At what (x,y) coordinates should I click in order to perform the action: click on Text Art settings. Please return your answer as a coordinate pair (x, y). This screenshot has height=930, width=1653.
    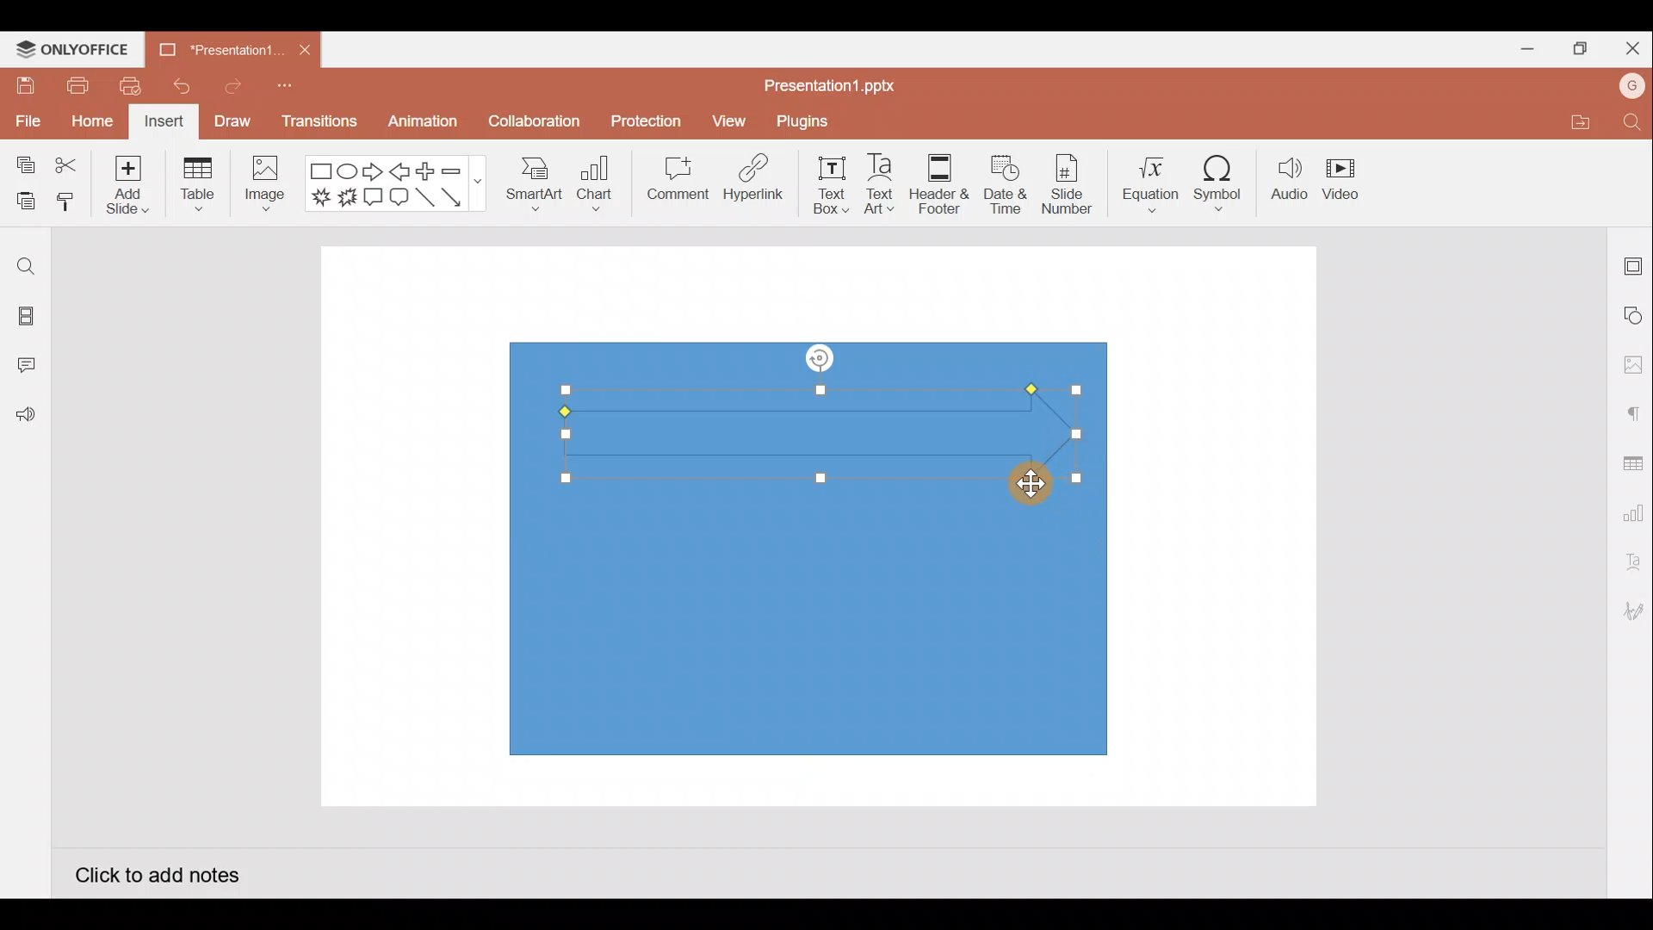
    Looking at the image, I should click on (1631, 562).